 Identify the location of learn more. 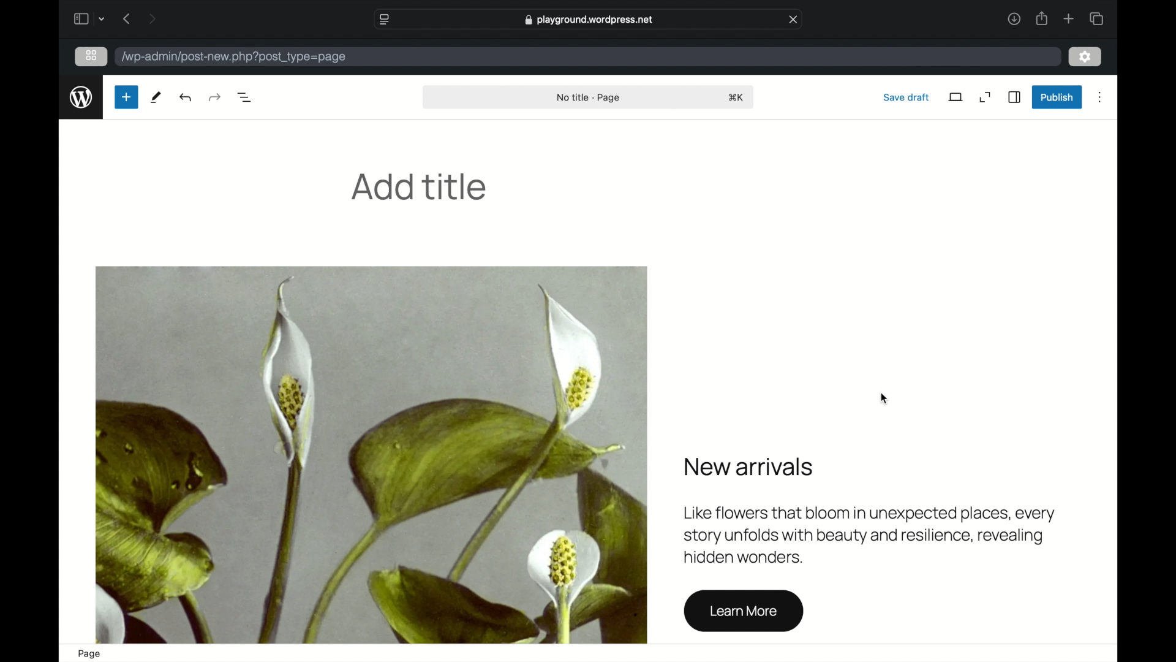
(743, 612).